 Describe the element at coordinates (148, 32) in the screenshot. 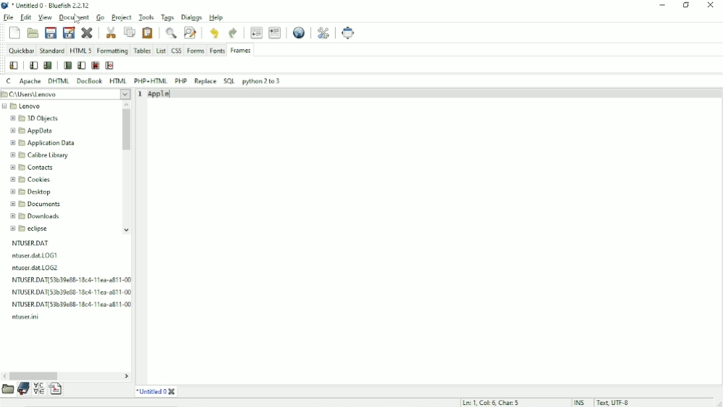

I see `Paste` at that location.